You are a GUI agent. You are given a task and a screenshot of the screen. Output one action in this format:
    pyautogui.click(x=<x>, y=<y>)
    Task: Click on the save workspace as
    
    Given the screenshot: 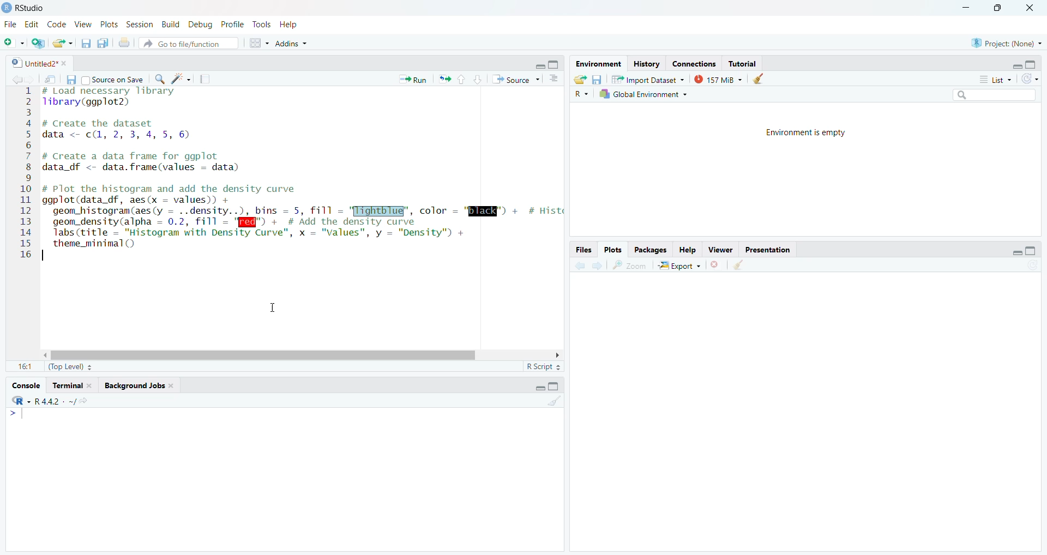 What is the action you would take?
    pyautogui.click(x=597, y=80)
    